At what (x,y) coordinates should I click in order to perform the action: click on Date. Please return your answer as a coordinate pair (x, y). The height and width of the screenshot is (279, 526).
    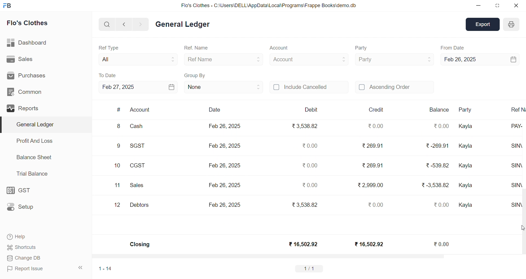
    Looking at the image, I should click on (214, 110).